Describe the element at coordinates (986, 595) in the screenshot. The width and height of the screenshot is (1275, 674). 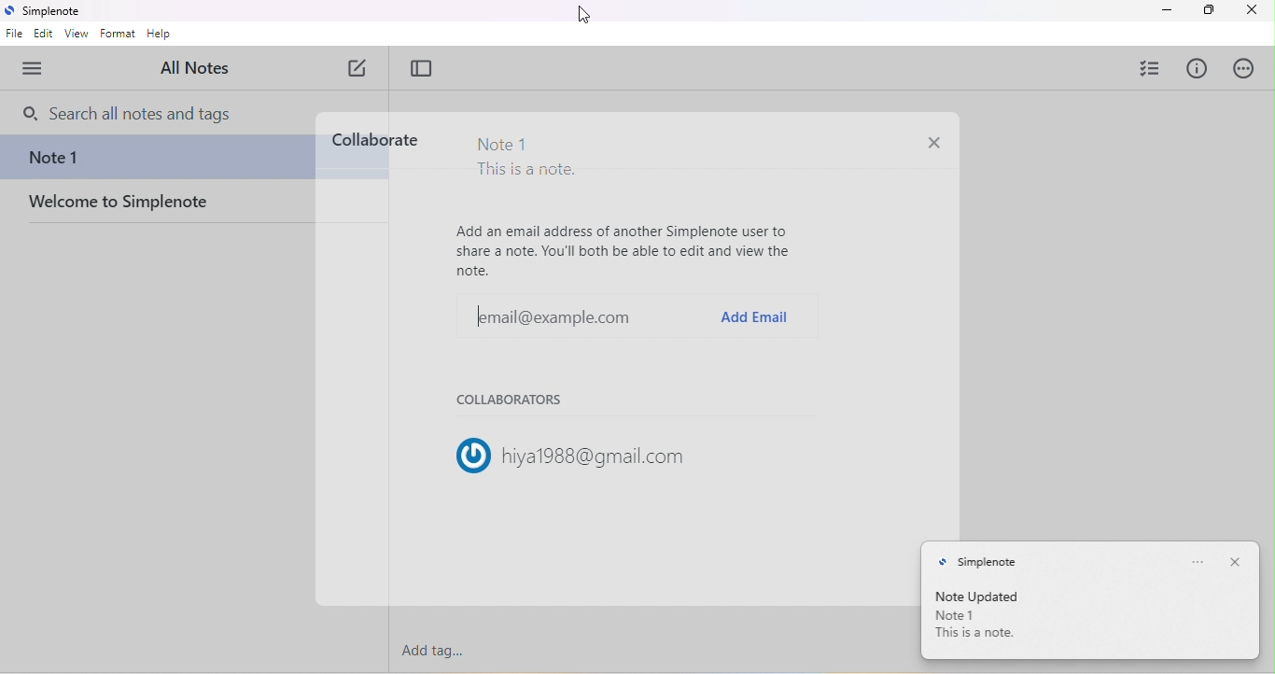
I see `note updated` at that location.